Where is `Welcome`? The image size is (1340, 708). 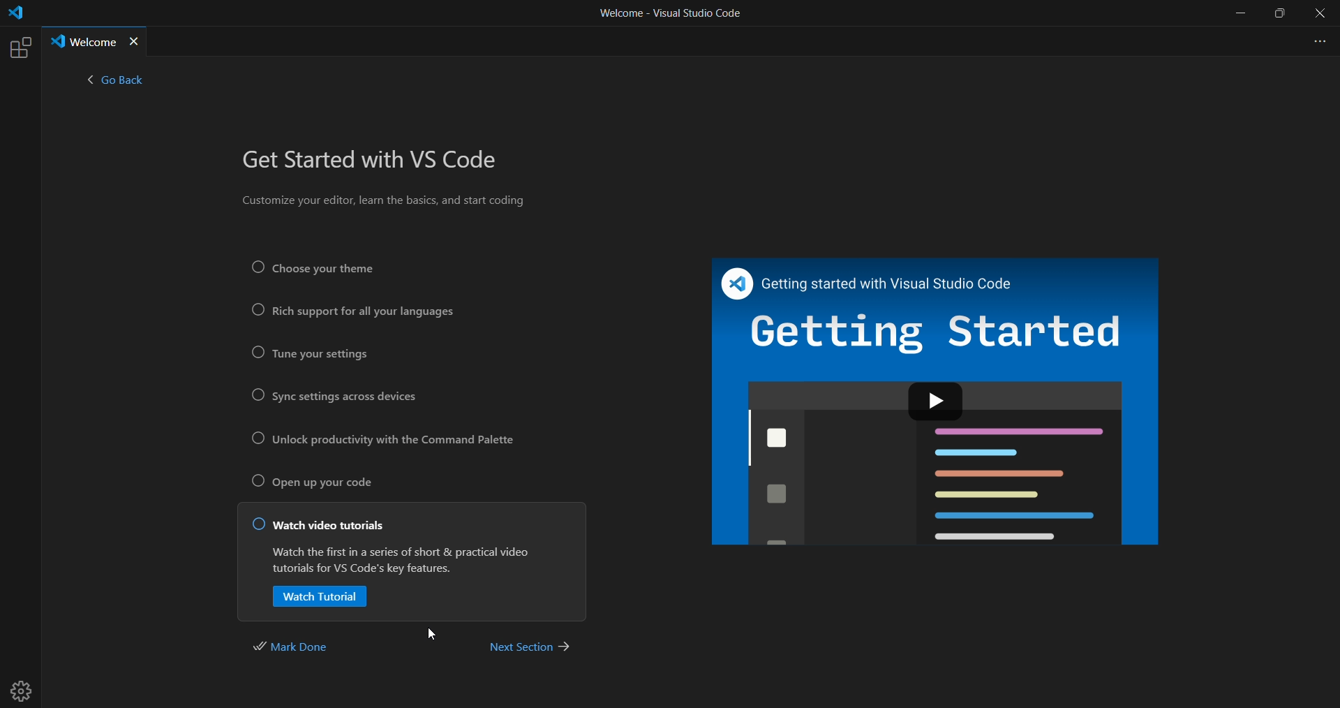
Welcome is located at coordinates (82, 41).